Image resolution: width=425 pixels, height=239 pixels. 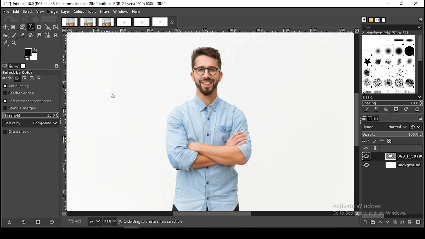 What do you see at coordinates (29, 101) in the screenshot?
I see `select transparent areas` at bounding box center [29, 101].